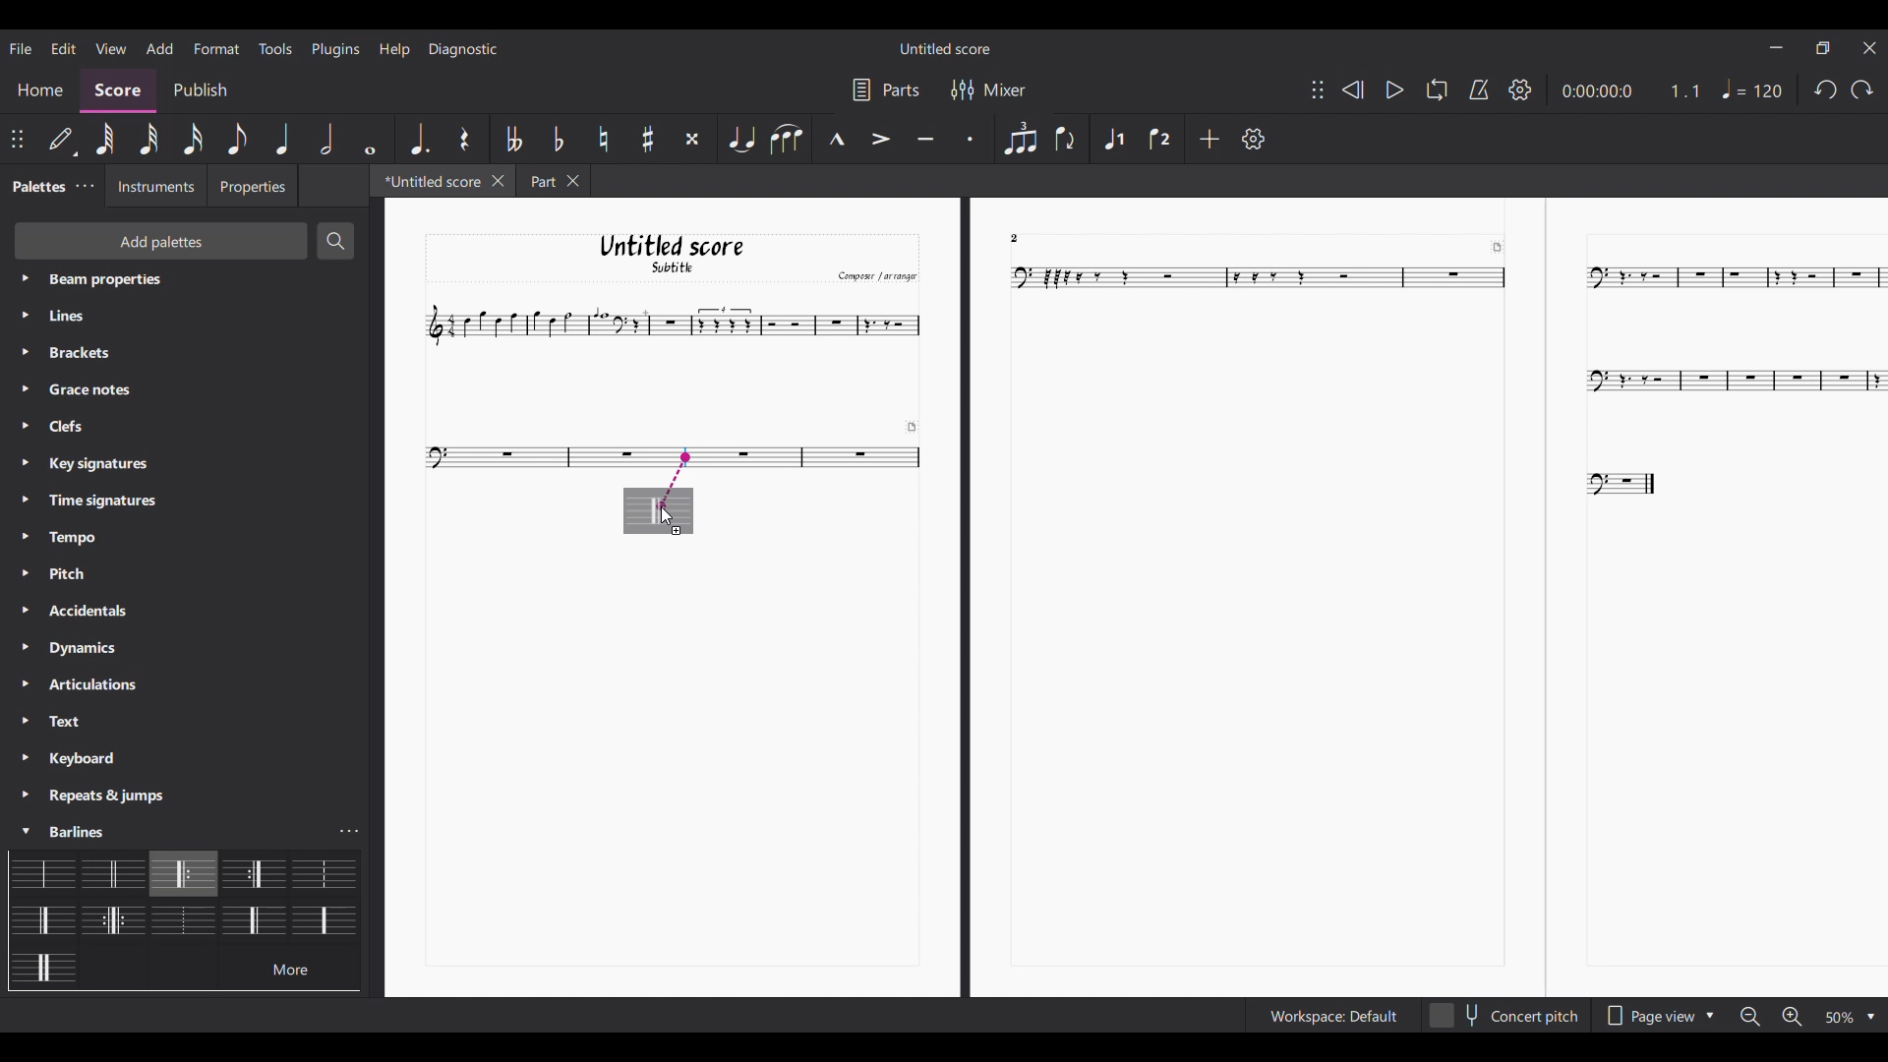 This screenshot has width=1888, height=1062. I want to click on Score section, highlighted, so click(119, 91).